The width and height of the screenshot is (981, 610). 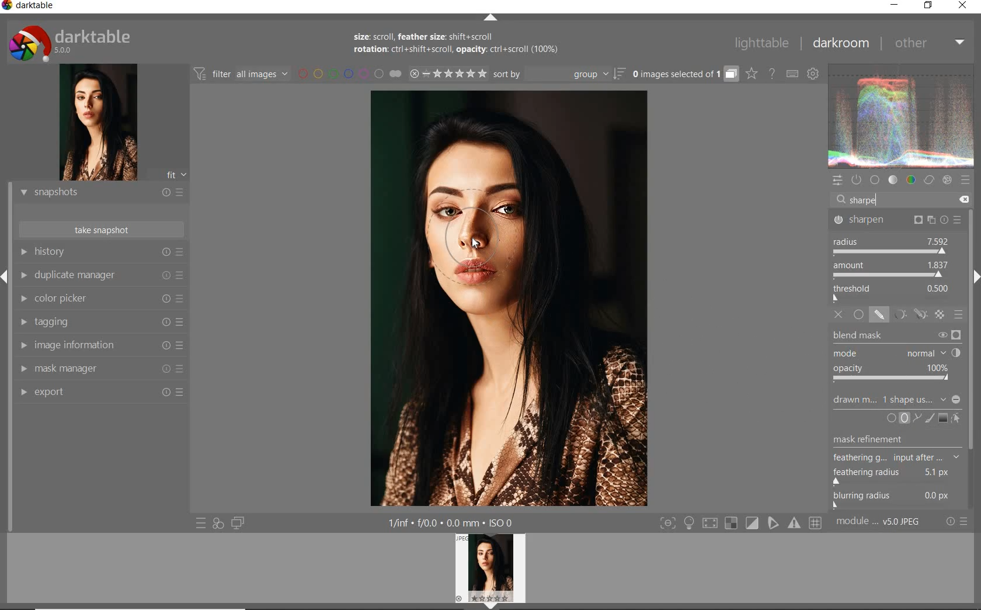 What do you see at coordinates (942, 417) in the screenshot?
I see `ADD GRADIENT` at bounding box center [942, 417].